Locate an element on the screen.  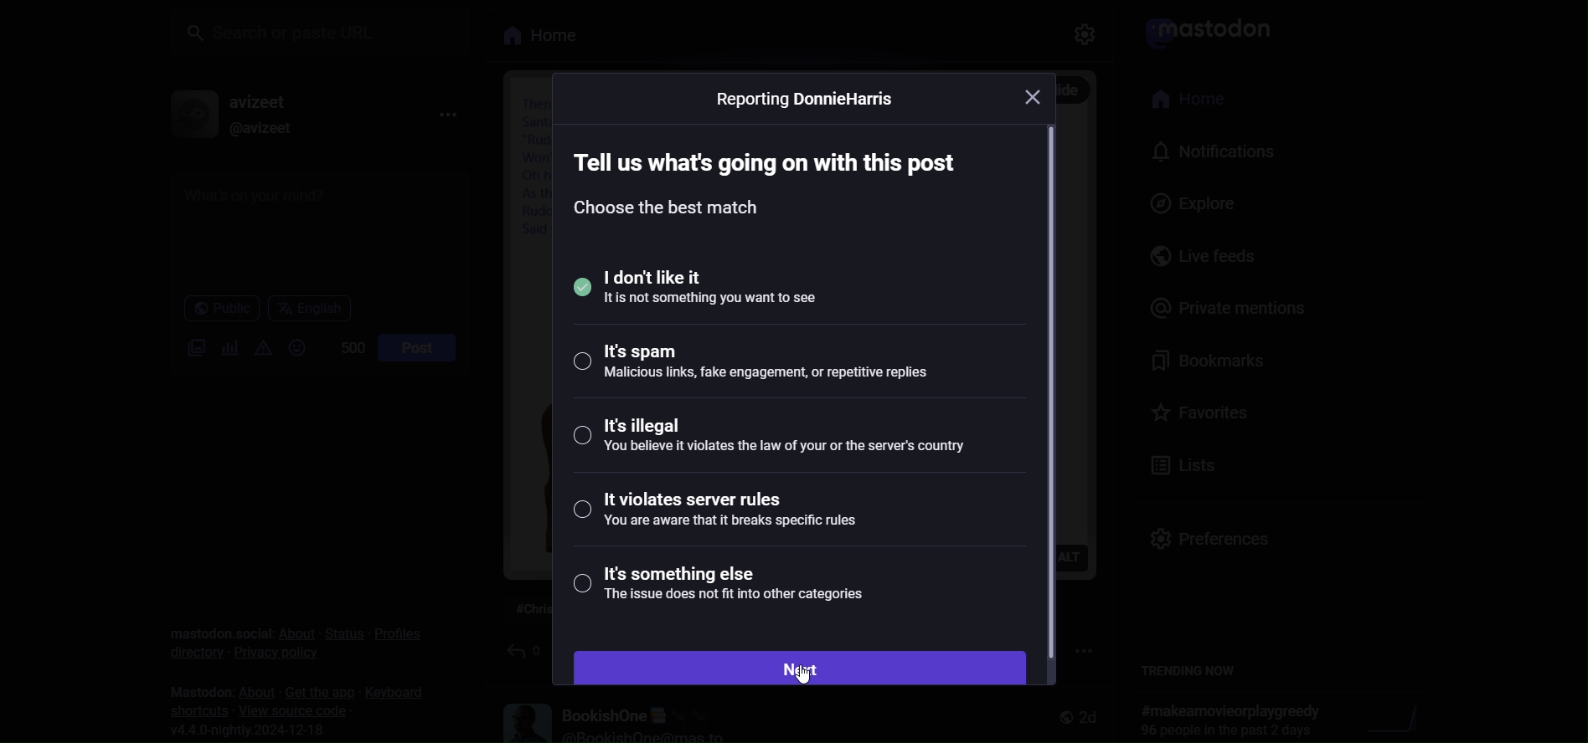
directory is located at coordinates (188, 651).